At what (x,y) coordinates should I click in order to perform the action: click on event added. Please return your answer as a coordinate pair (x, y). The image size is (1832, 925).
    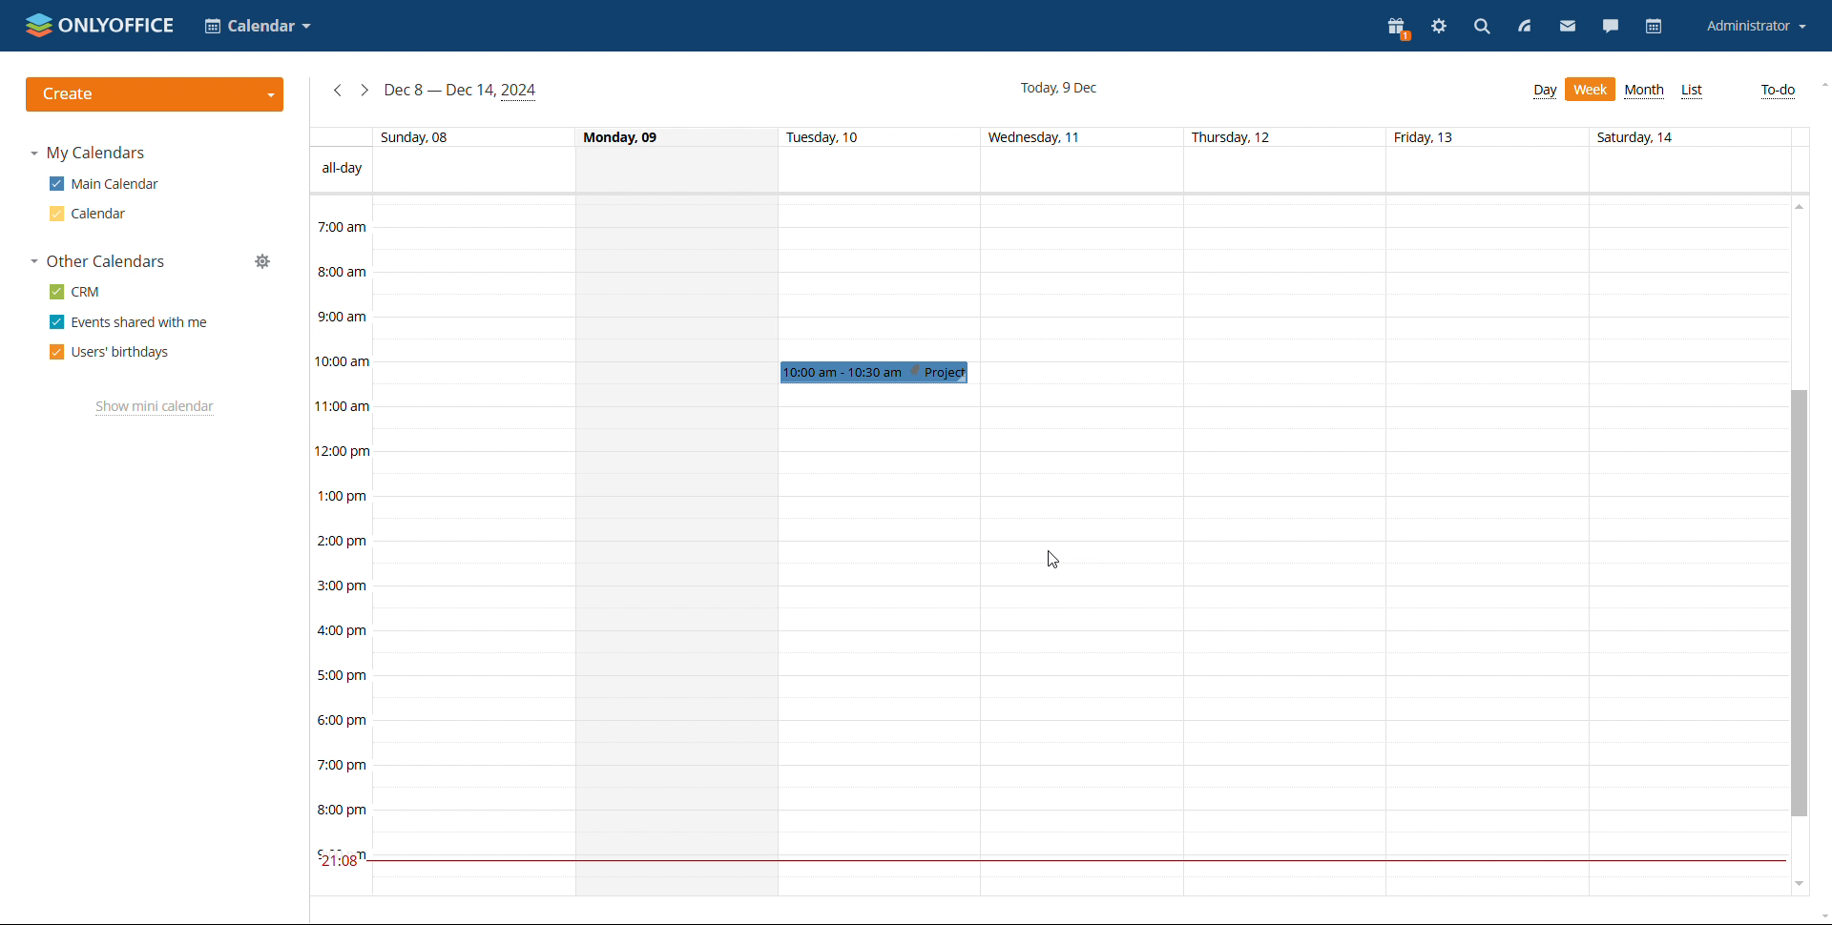
    Looking at the image, I should click on (875, 372).